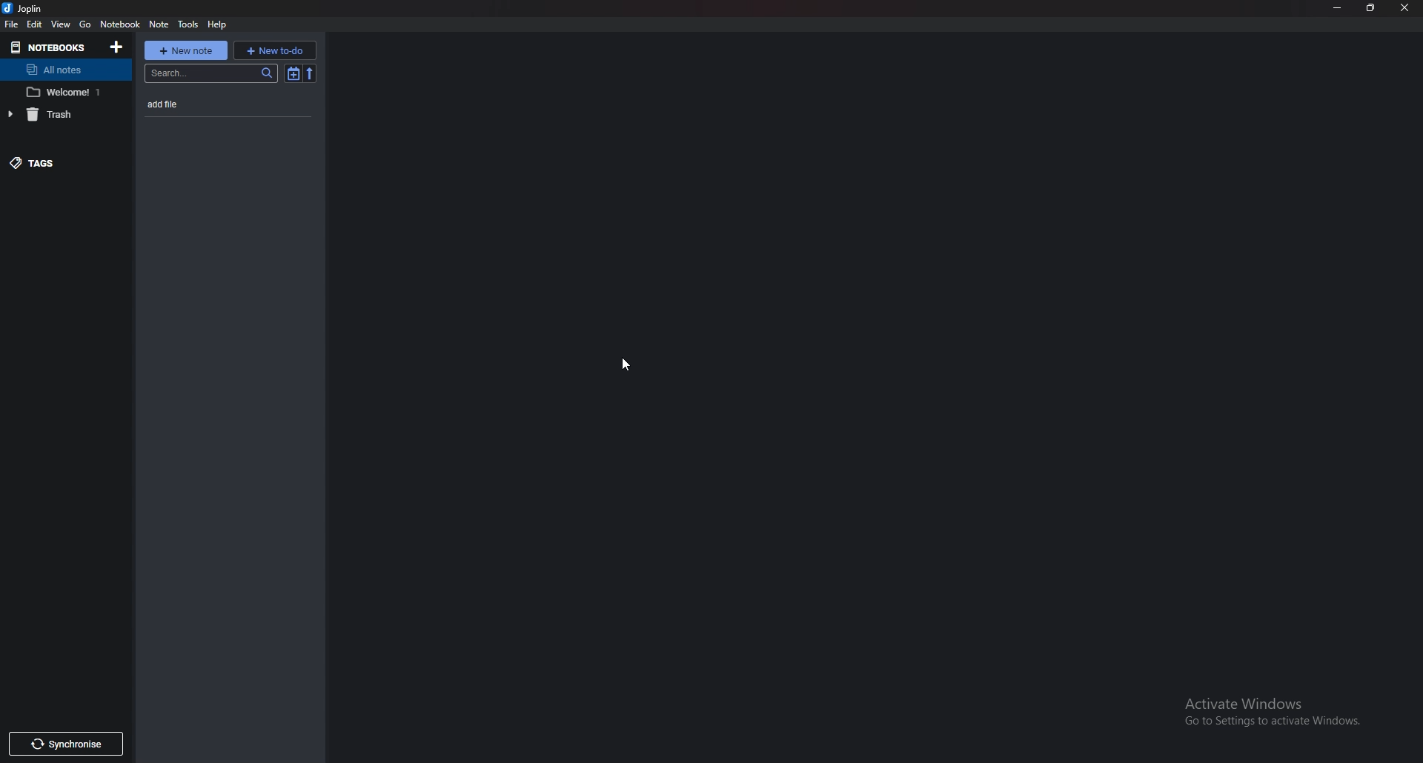 Image resolution: width=1423 pixels, height=763 pixels. I want to click on joplin, so click(28, 7).